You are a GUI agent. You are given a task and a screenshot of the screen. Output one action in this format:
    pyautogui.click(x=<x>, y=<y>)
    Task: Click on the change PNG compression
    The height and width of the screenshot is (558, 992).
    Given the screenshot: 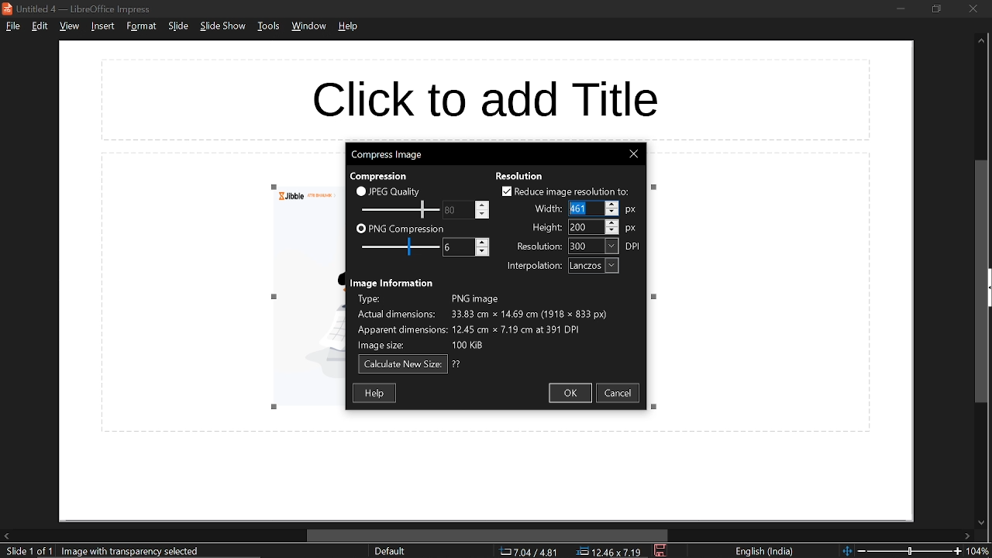 What is the action you would take?
    pyautogui.click(x=451, y=246)
    